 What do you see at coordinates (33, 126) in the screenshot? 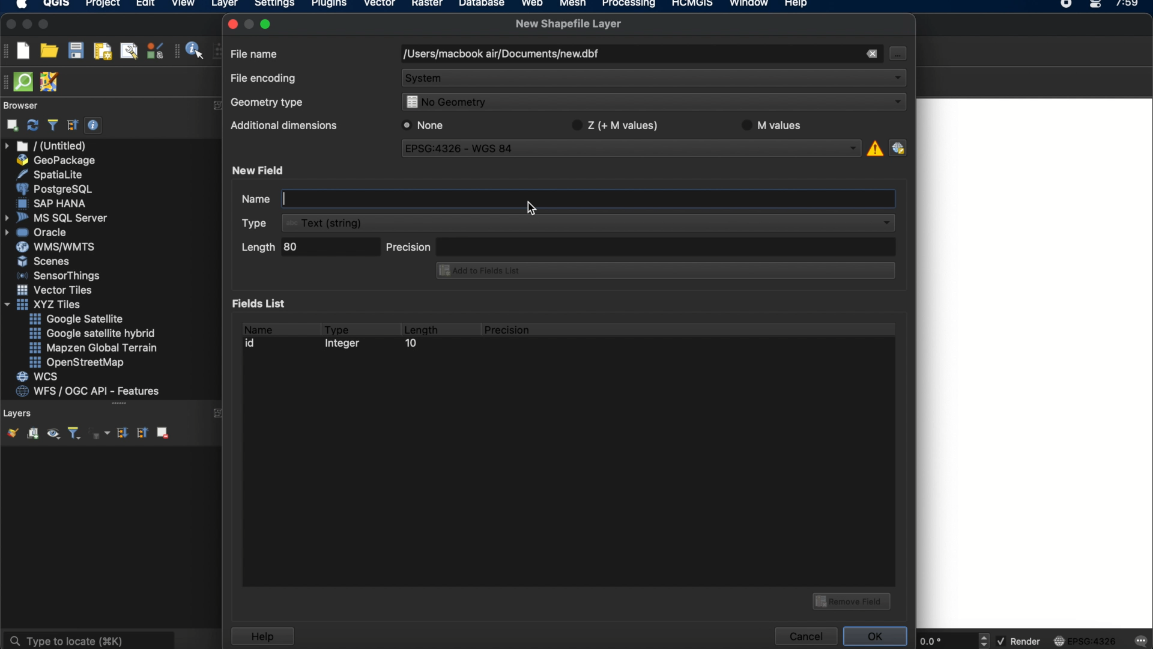
I see `refresh` at bounding box center [33, 126].